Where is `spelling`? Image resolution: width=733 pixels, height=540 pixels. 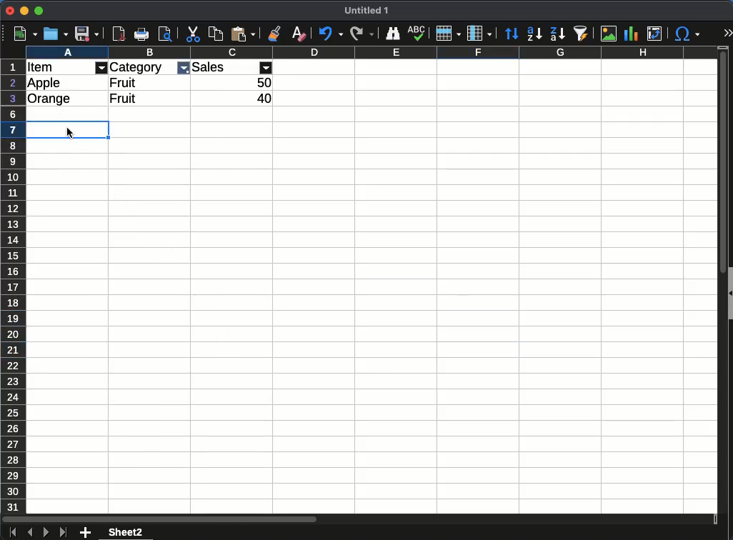
spelling is located at coordinates (417, 34).